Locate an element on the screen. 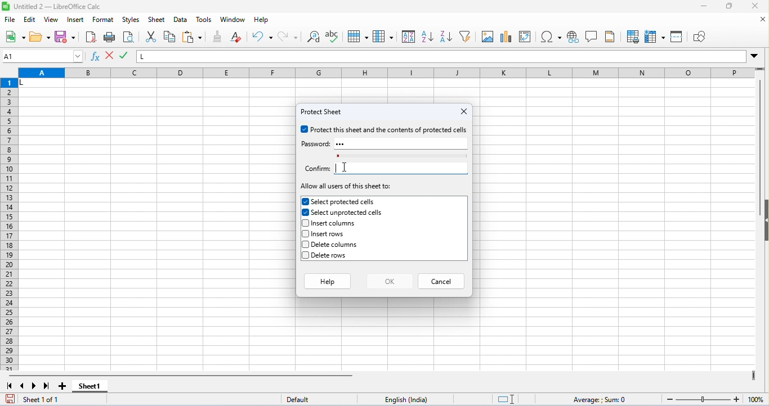 This screenshot has height=406, width=769. close is located at coordinates (763, 20).